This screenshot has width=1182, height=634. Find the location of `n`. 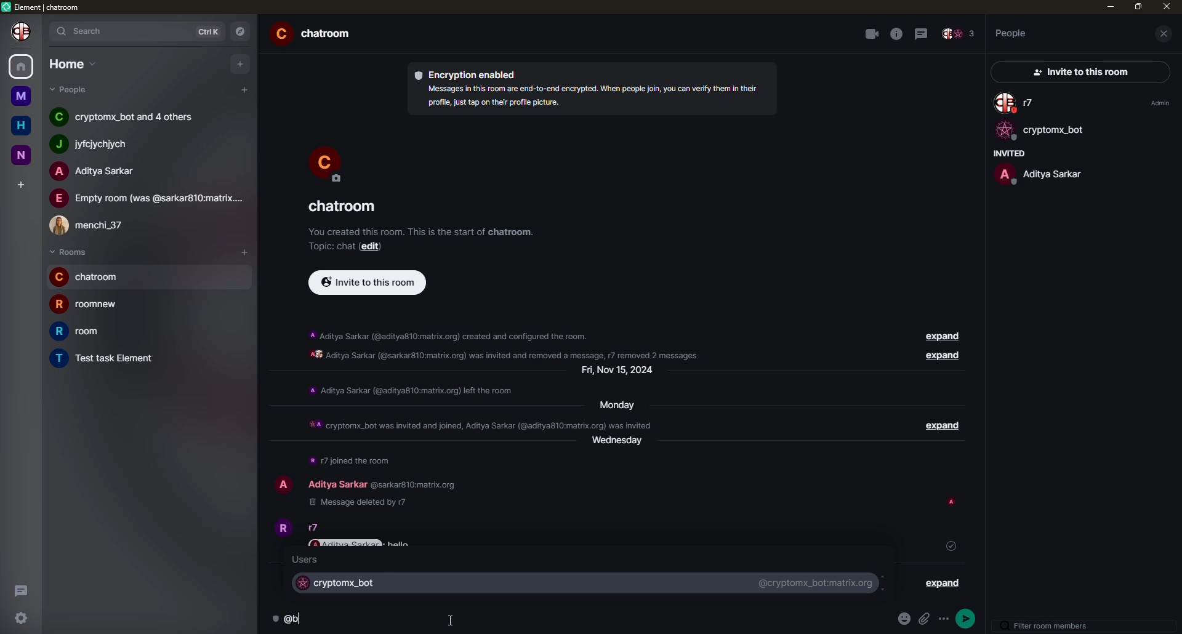

n is located at coordinates (26, 154).